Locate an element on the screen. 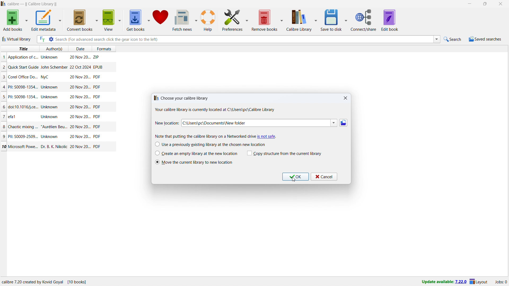 The image size is (509, 286). cursor is located at coordinates (294, 180).